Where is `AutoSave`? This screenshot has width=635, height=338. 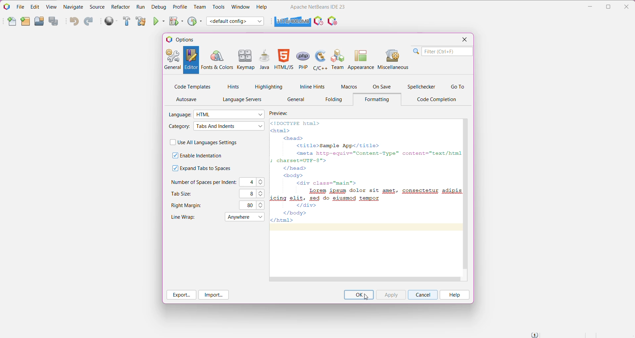
AutoSave is located at coordinates (188, 99).